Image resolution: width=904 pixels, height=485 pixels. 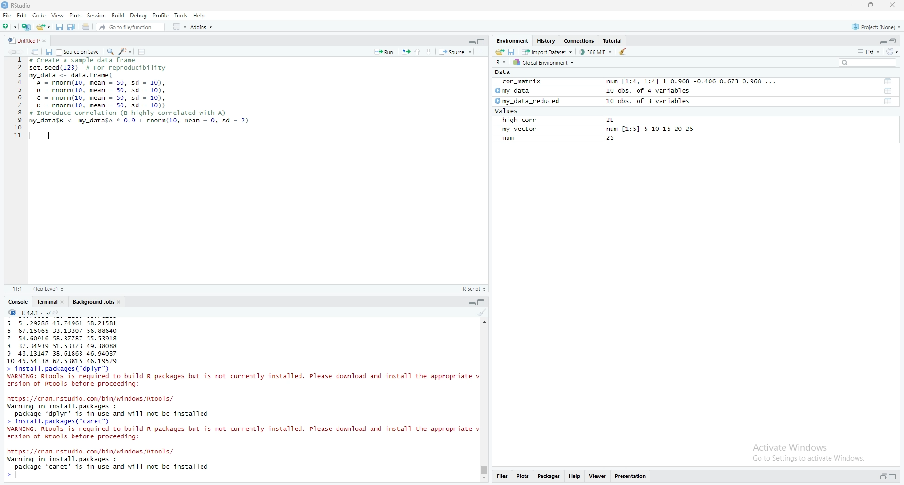 What do you see at coordinates (418, 52) in the screenshot?
I see `up` at bounding box center [418, 52].